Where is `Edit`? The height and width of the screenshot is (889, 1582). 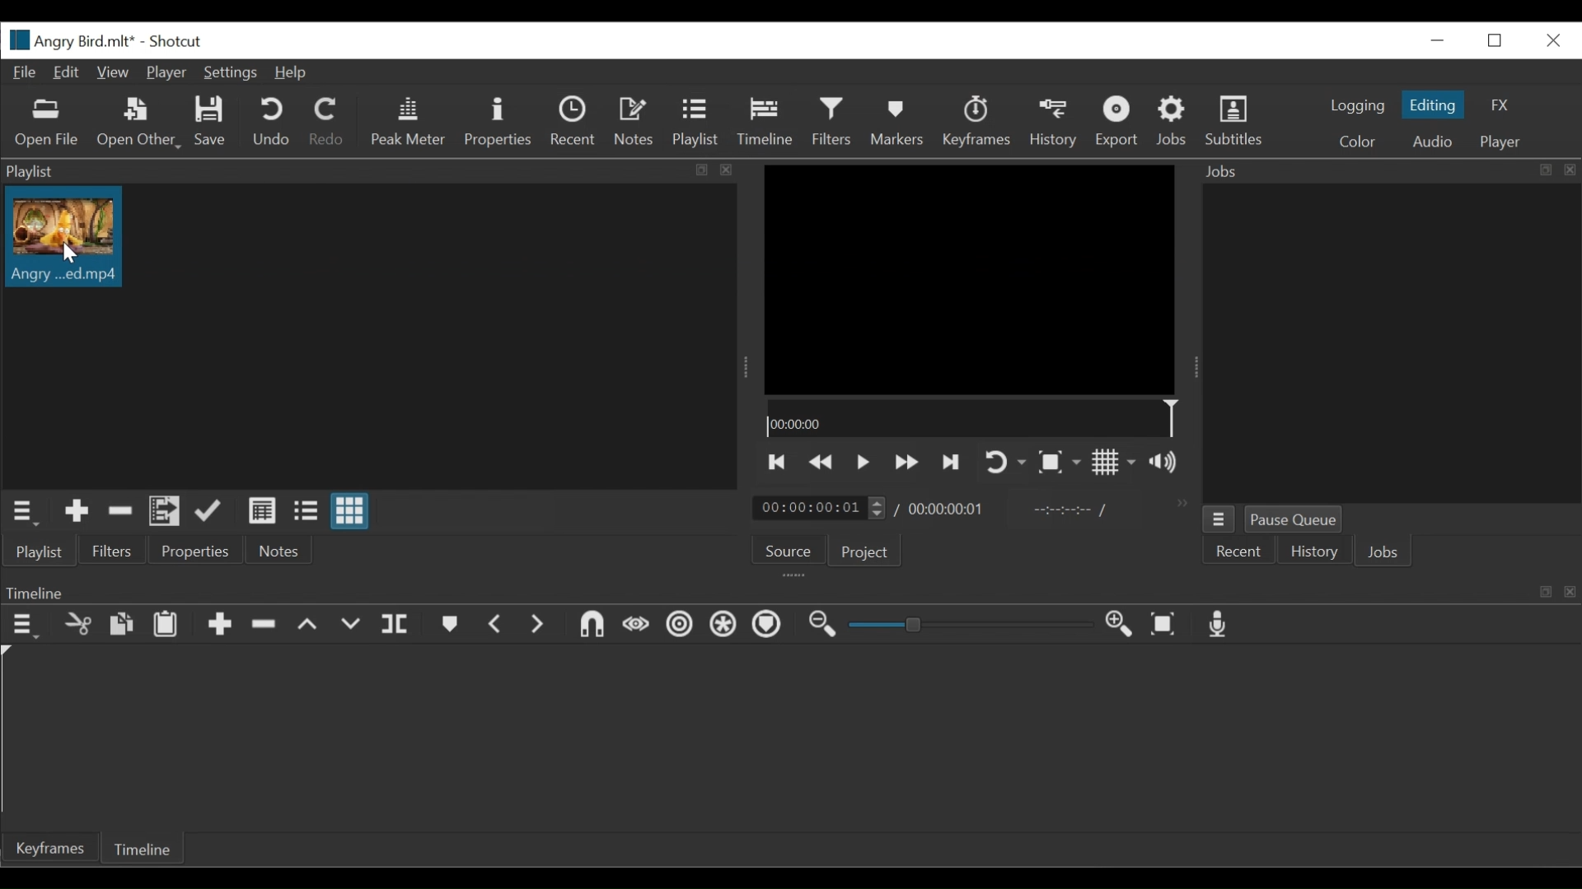 Edit is located at coordinates (67, 73).